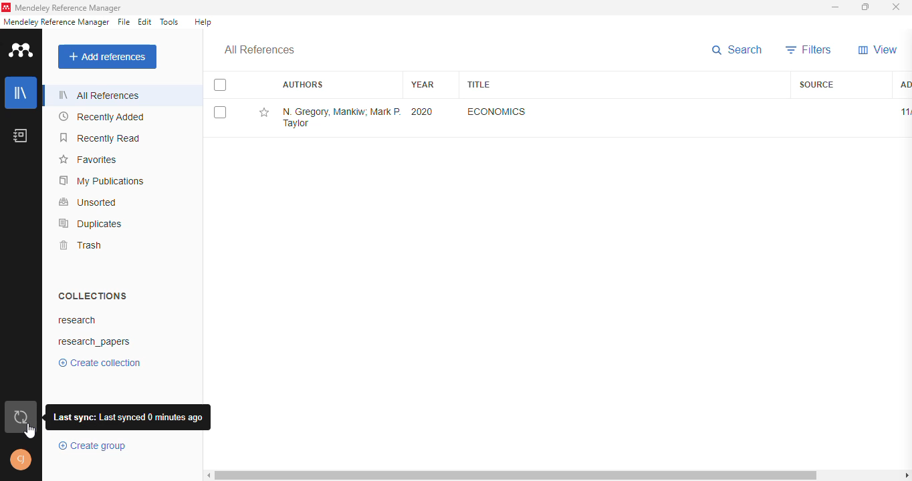 The height and width of the screenshot is (481, 912). I want to click on trash, so click(81, 245).